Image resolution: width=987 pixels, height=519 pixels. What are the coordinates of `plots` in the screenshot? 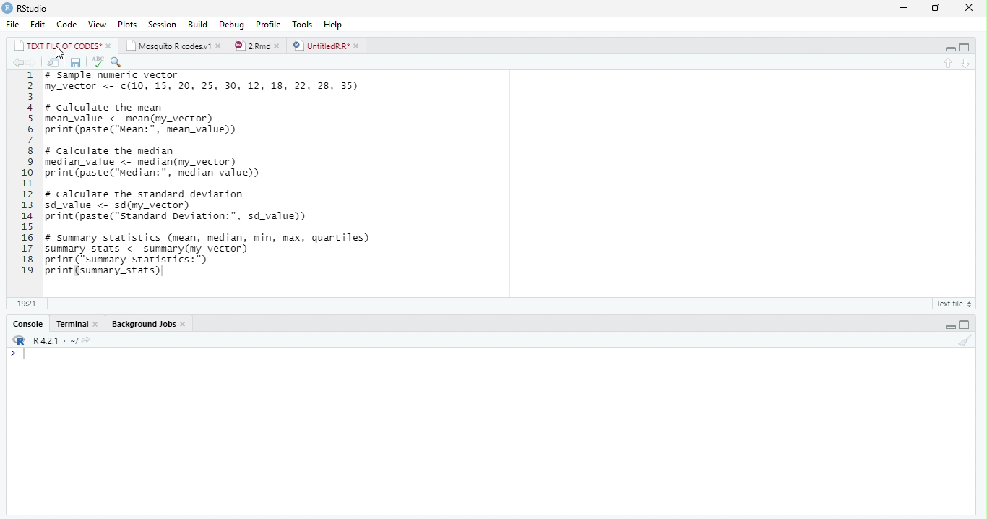 It's located at (128, 25).